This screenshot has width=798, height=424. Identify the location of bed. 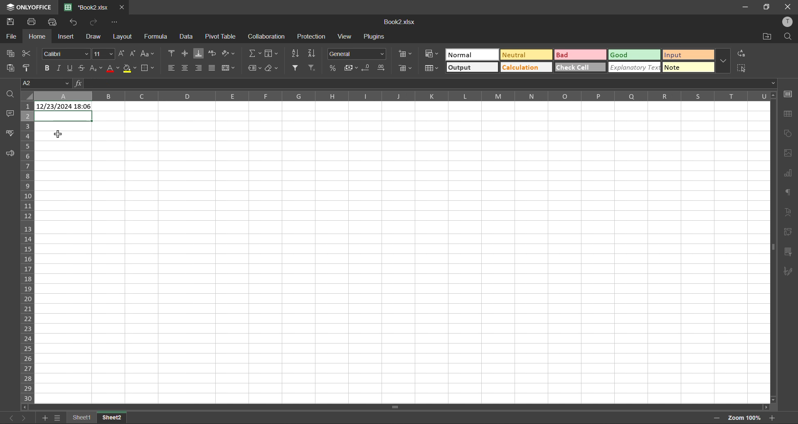
(579, 56).